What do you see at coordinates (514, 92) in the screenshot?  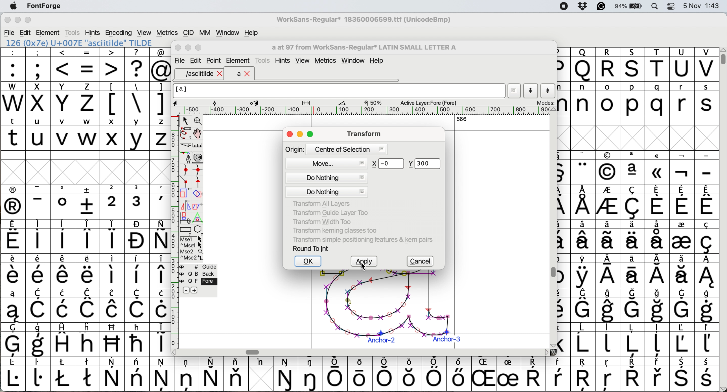 I see `current word list` at bounding box center [514, 92].